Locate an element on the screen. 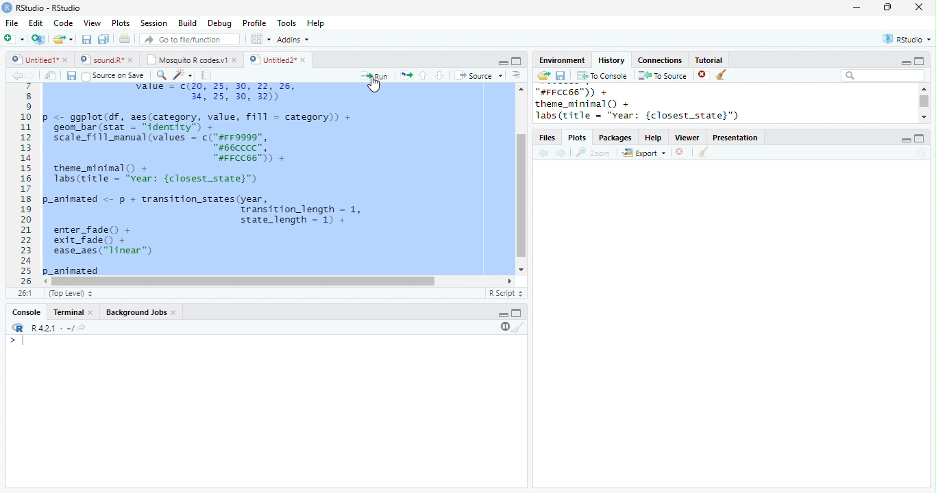 This screenshot has height=493, width=936. Source on Save is located at coordinates (113, 76).